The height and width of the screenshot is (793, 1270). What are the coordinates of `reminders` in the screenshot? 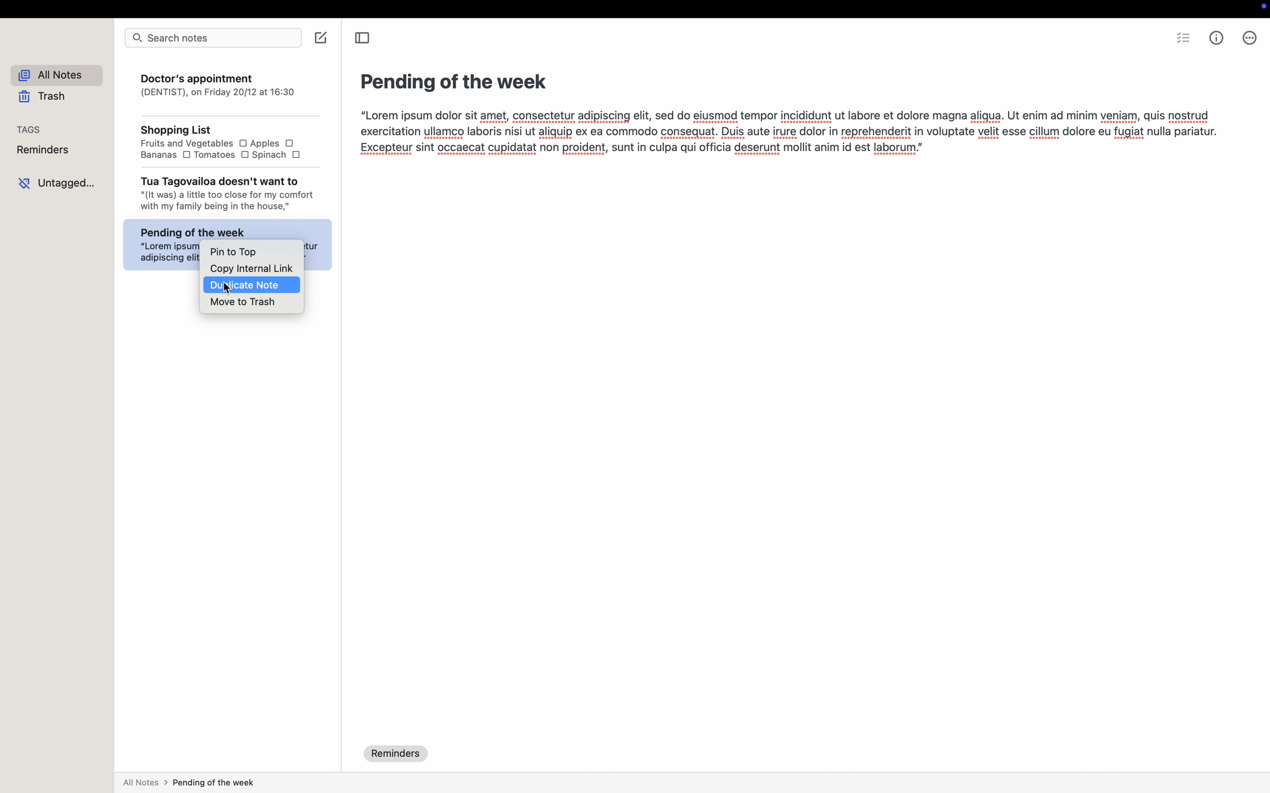 It's located at (395, 754).